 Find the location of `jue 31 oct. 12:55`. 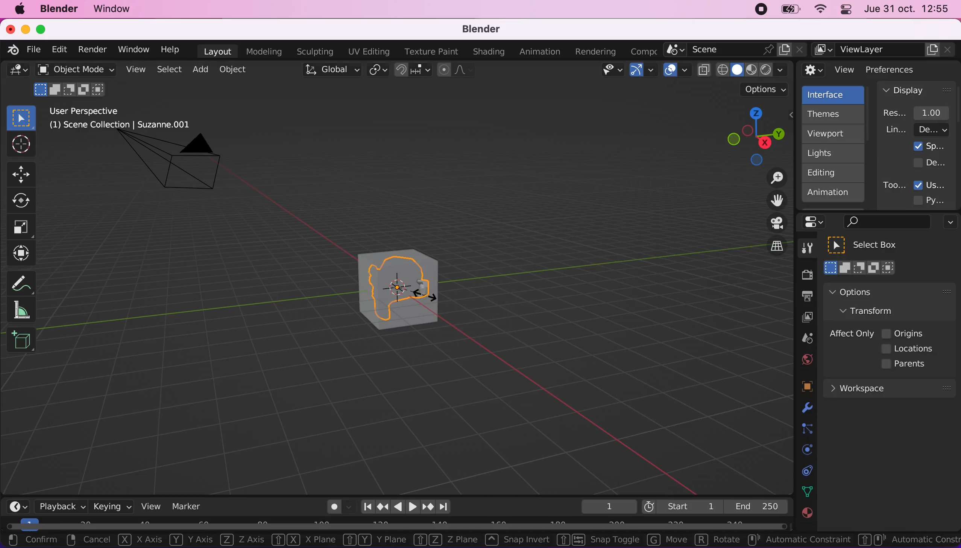

jue 31 oct. 12:55 is located at coordinates (907, 9).